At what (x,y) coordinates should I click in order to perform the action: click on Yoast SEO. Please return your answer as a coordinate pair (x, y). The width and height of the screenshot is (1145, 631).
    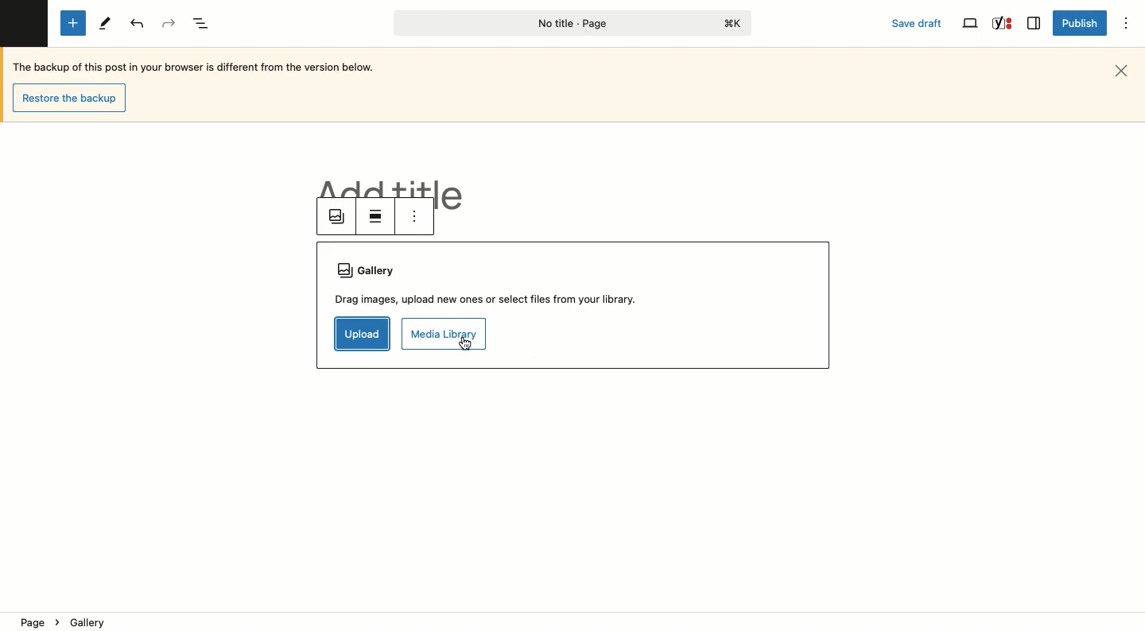
    Looking at the image, I should click on (1003, 24).